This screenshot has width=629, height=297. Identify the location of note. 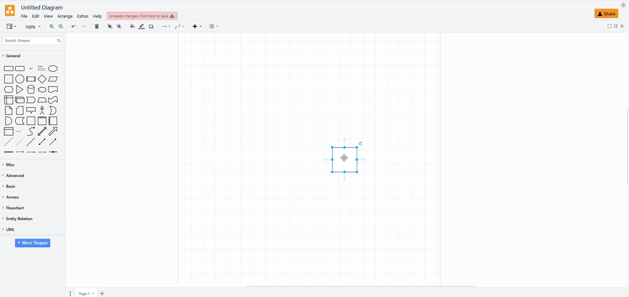
(9, 110).